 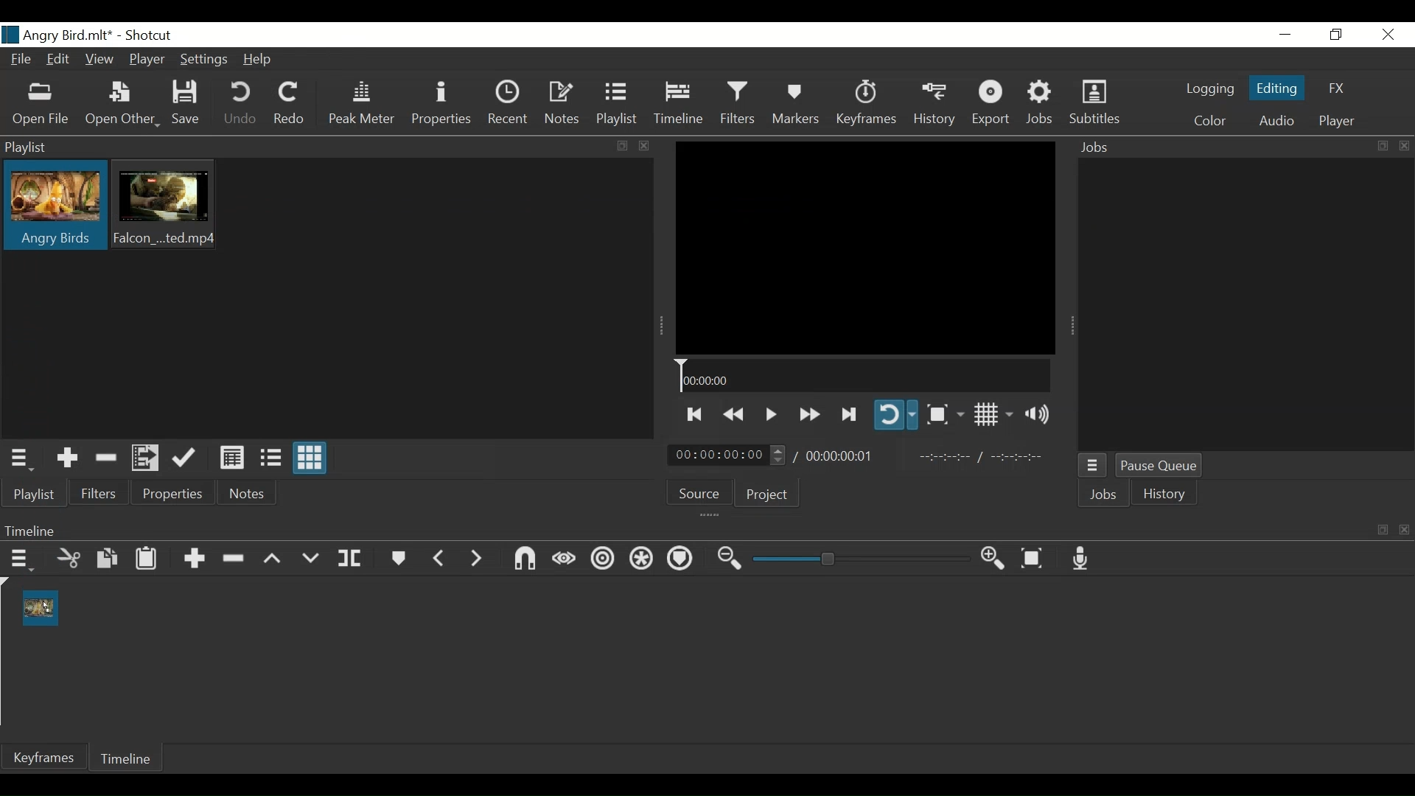 I want to click on Clip, so click(x=169, y=206).